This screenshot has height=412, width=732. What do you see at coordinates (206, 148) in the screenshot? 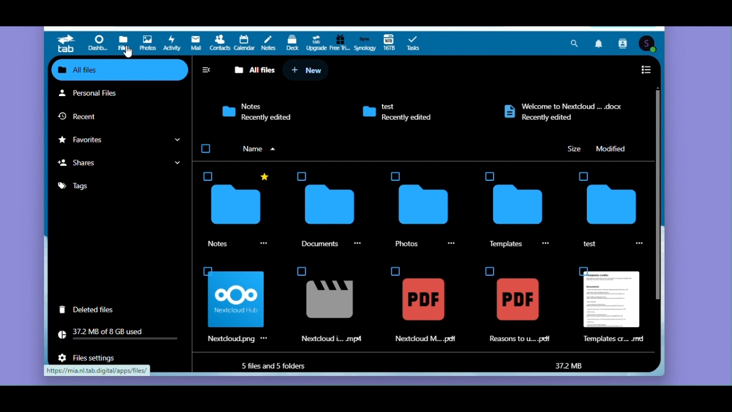
I see `Checkbox` at bounding box center [206, 148].